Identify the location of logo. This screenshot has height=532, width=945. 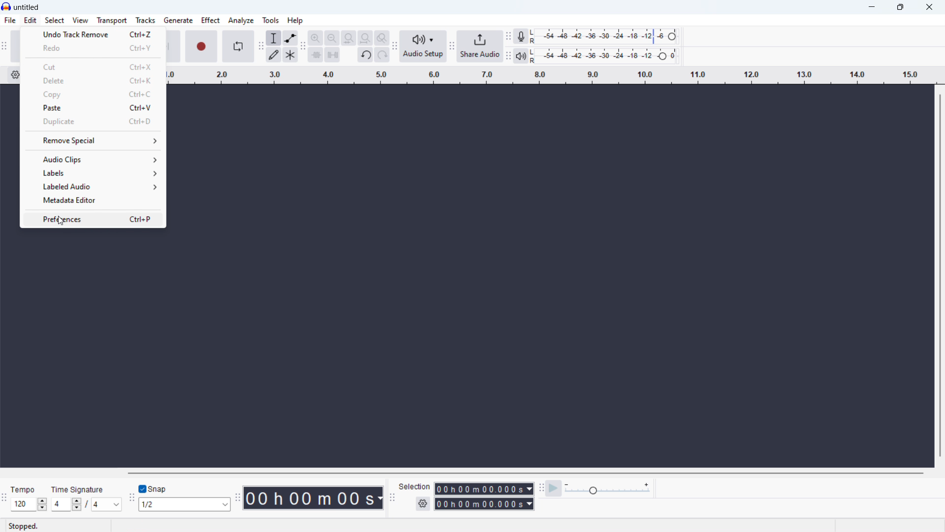
(6, 6).